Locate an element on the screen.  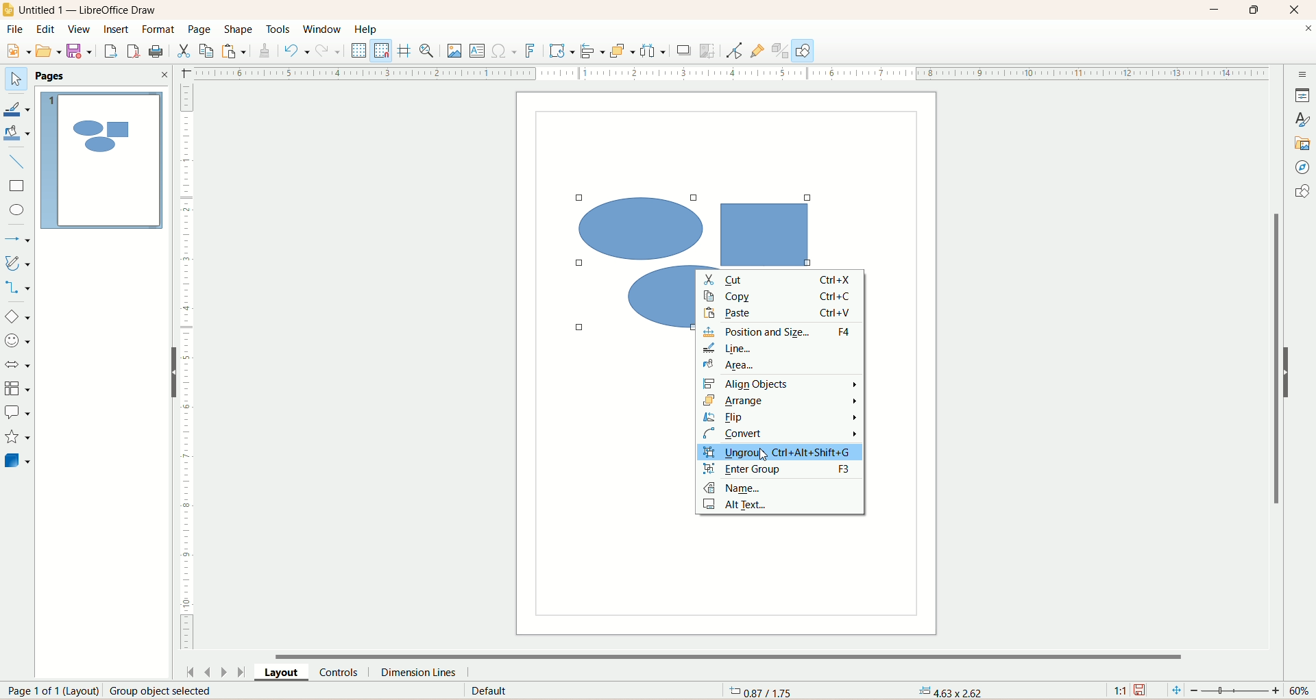
position and size is located at coordinates (779, 333).